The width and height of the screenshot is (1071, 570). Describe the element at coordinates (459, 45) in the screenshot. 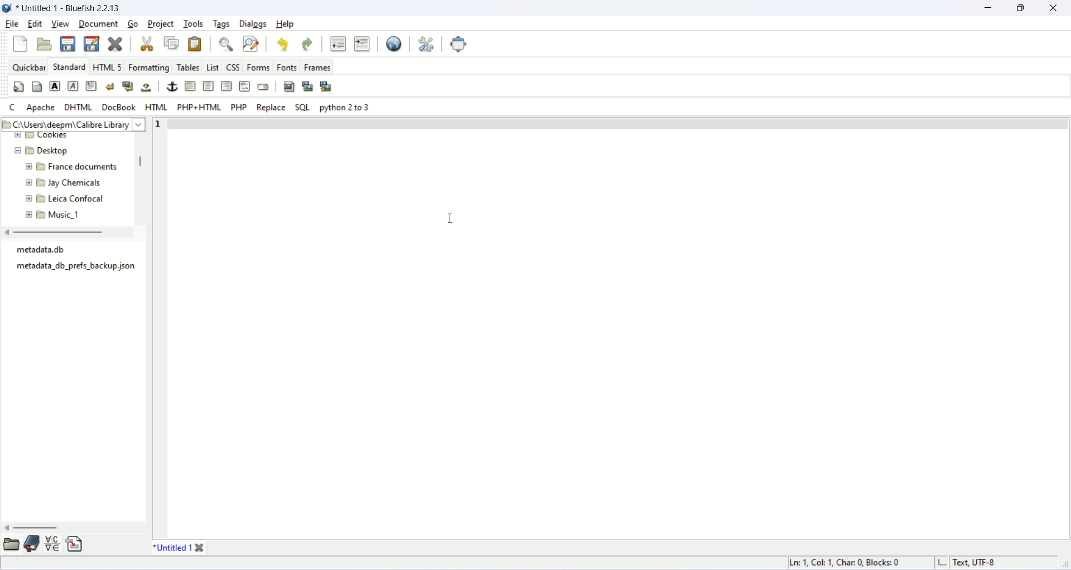

I see `fullscreen` at that location.